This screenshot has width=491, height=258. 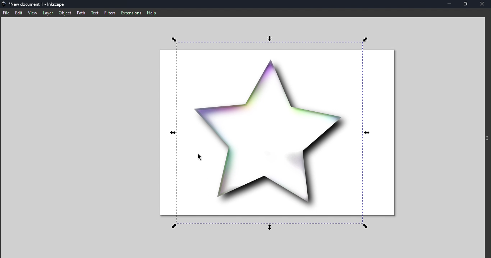 What do you see at coordinates (448, 4) in the screenshot?
I see `Minimize` at bounding box center [448, 4].